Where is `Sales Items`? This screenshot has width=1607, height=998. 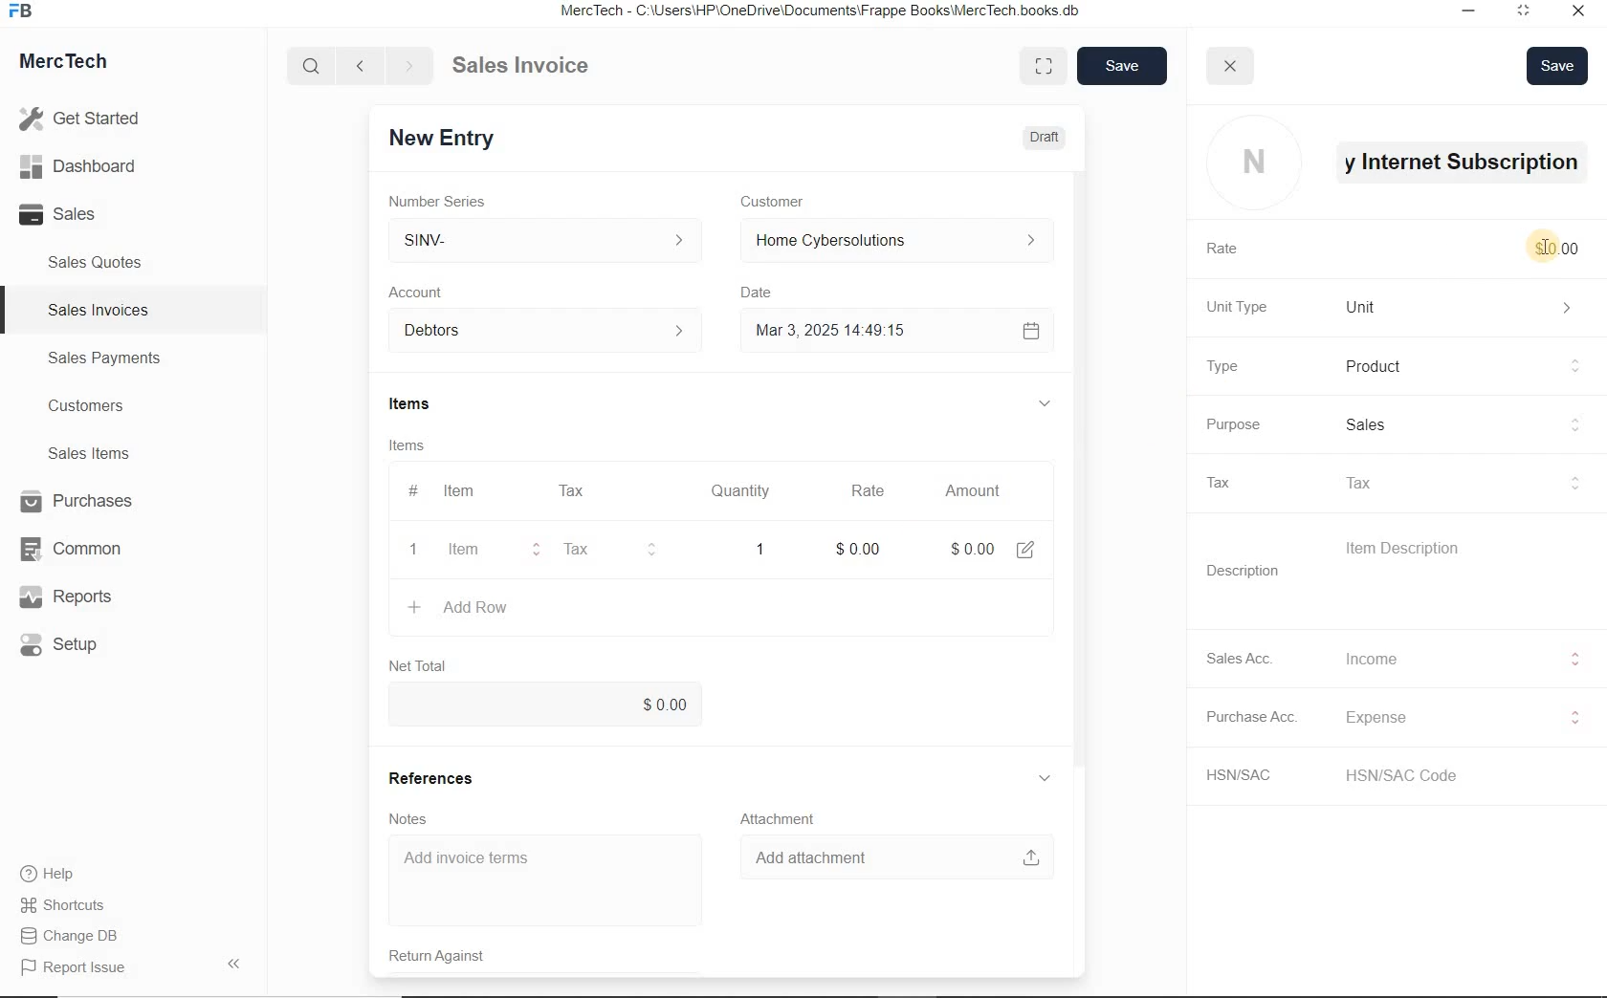 Sales Items is located at coordinates (101, 453).